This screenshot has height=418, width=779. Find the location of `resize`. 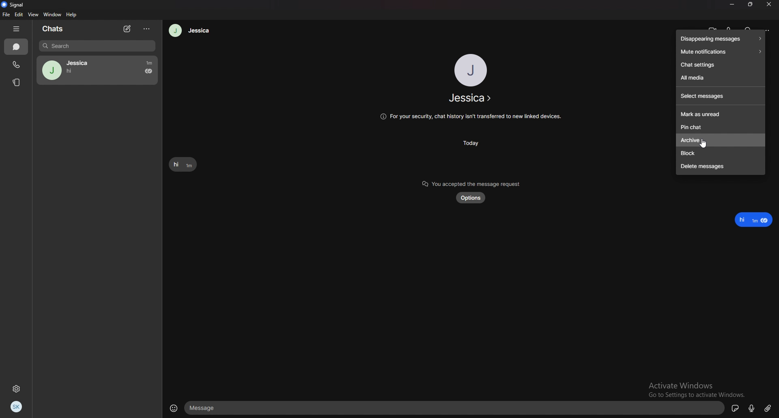

resize is located at coordinates (750, 4).